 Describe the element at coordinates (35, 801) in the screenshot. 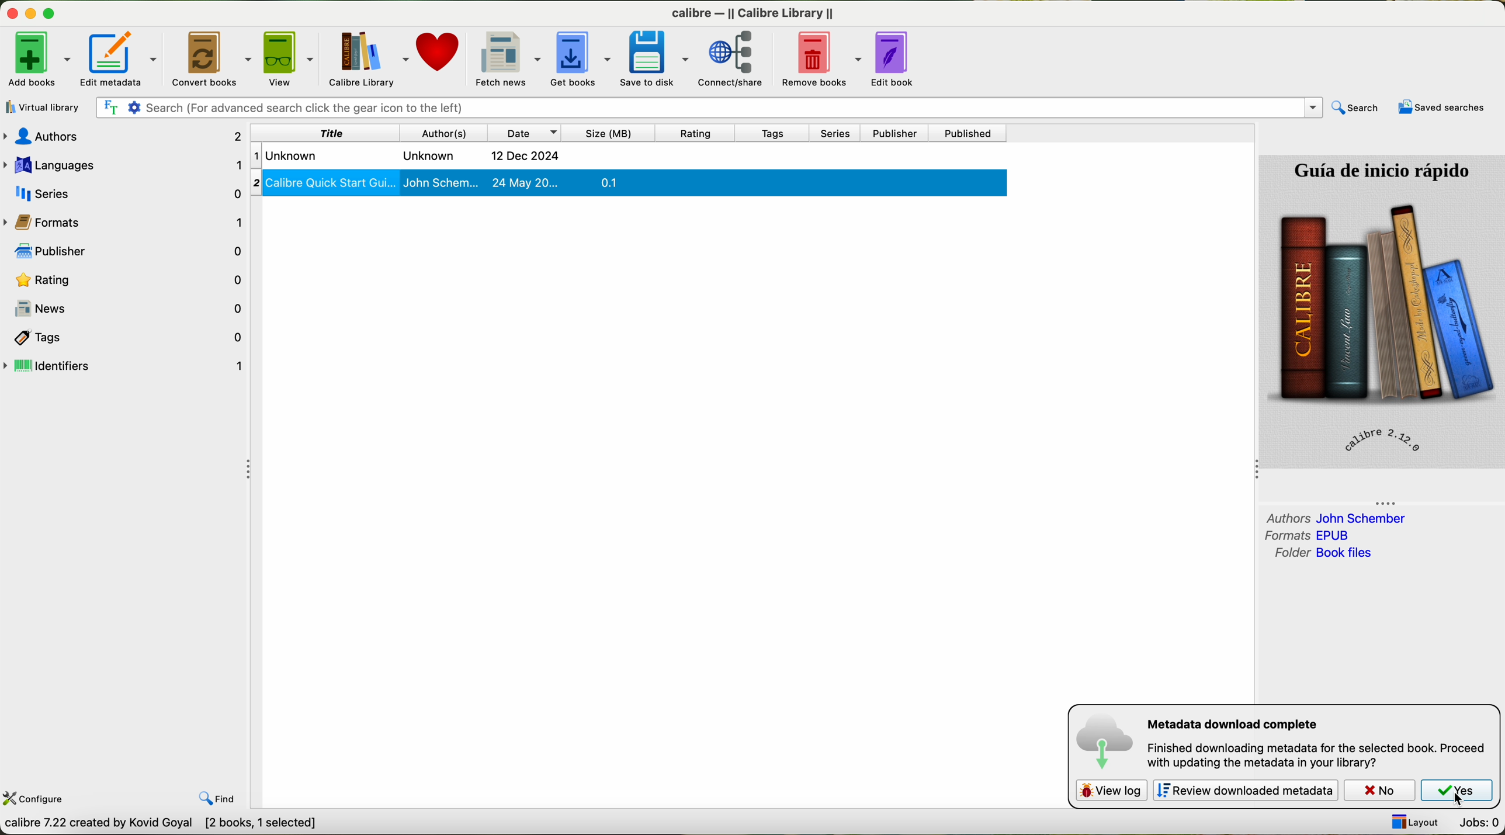

I see `configure` at that location.